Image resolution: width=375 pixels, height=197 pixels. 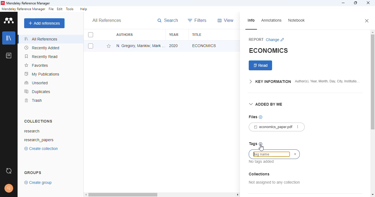 I want to click on view, so click(x=225, y=20).